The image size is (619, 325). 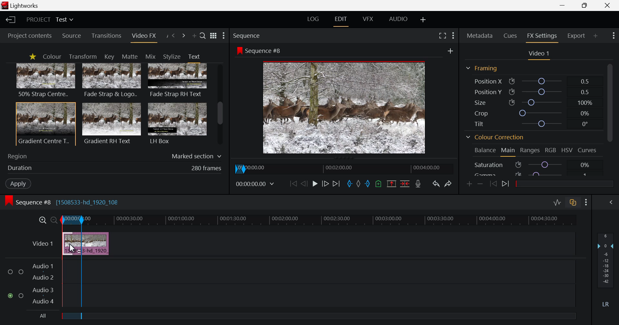 What do you see at coordinates (534, 123) in the screenshot?
I see `Tilt` at bounding box center [534, 123].